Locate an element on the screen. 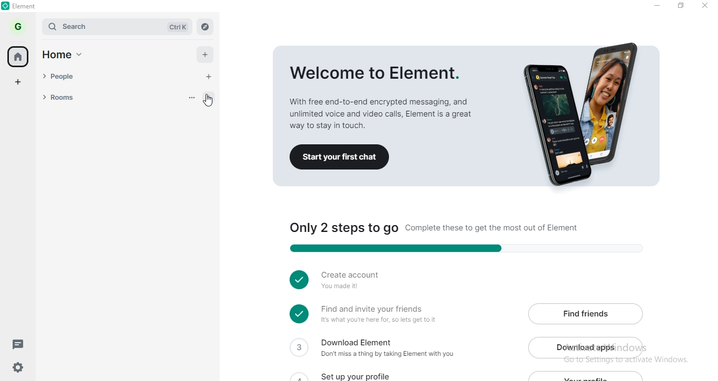 This screenshot has height=381, width=718. close is located at coordinates (706, 7).